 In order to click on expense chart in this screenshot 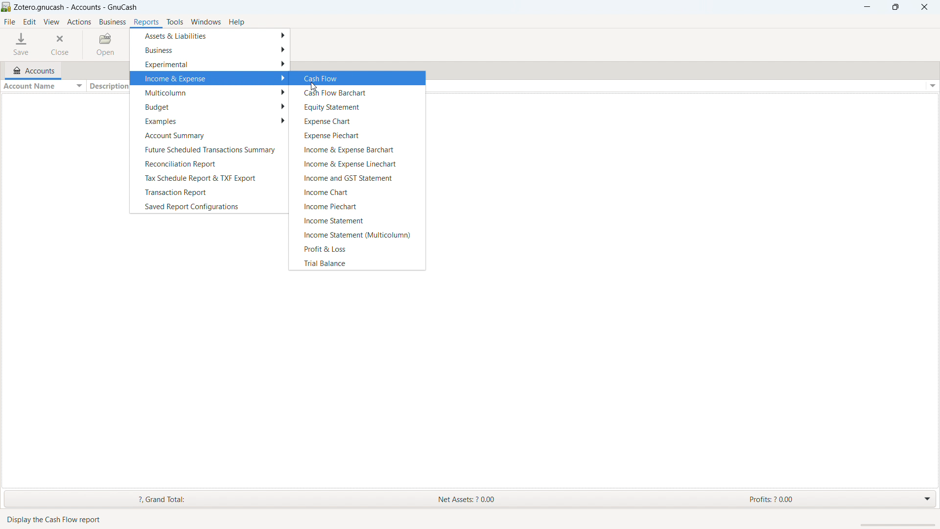, I will do `click(357, 120)`.